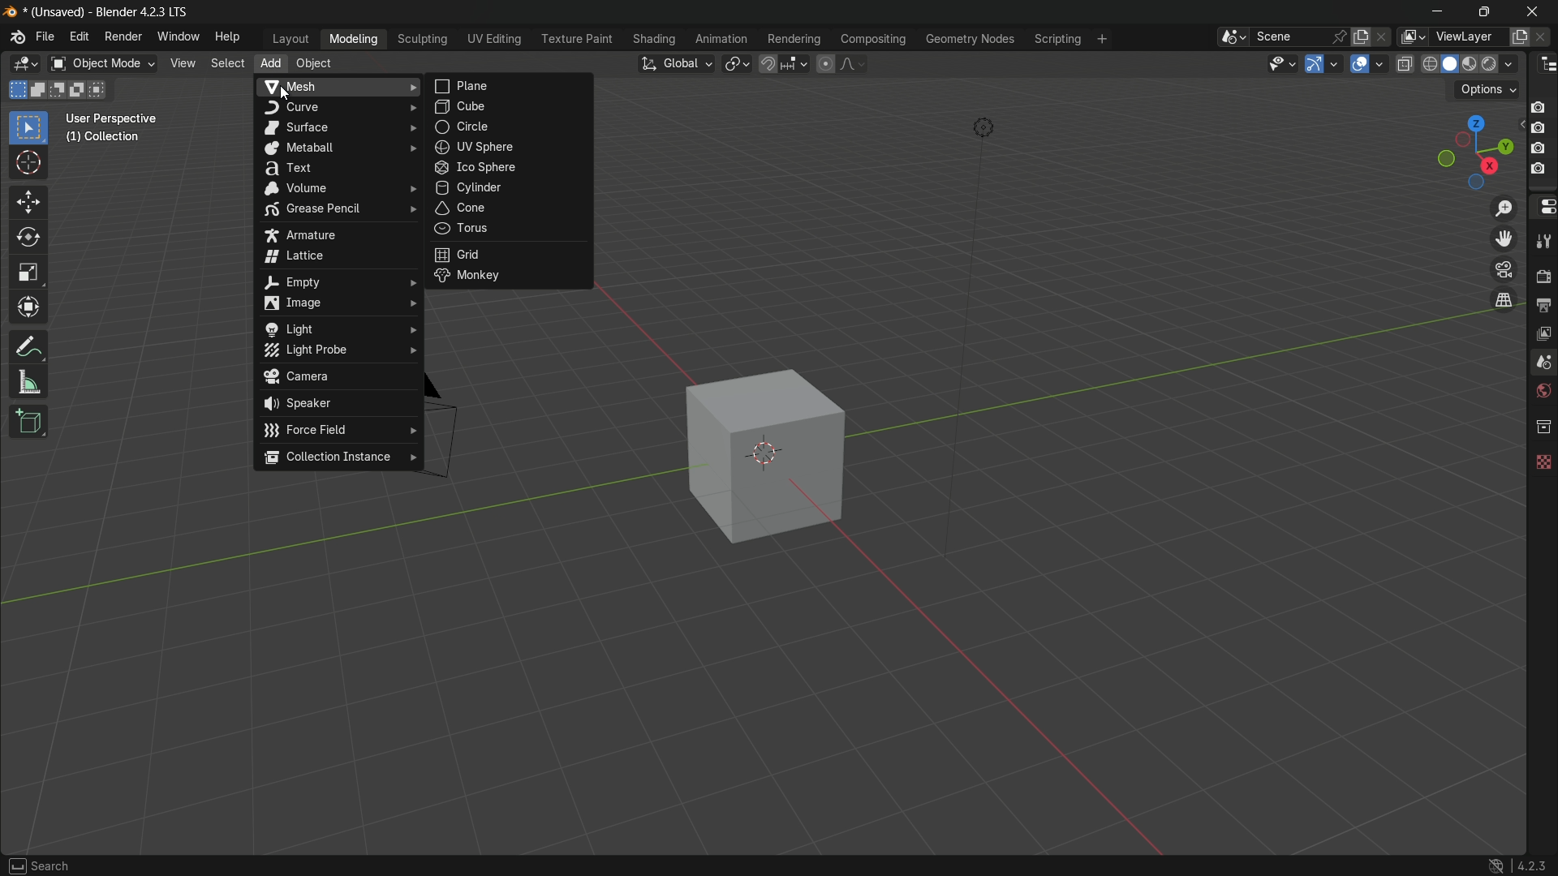 The image size is (1558, 876). I want to click on output, so click(1543, 303).